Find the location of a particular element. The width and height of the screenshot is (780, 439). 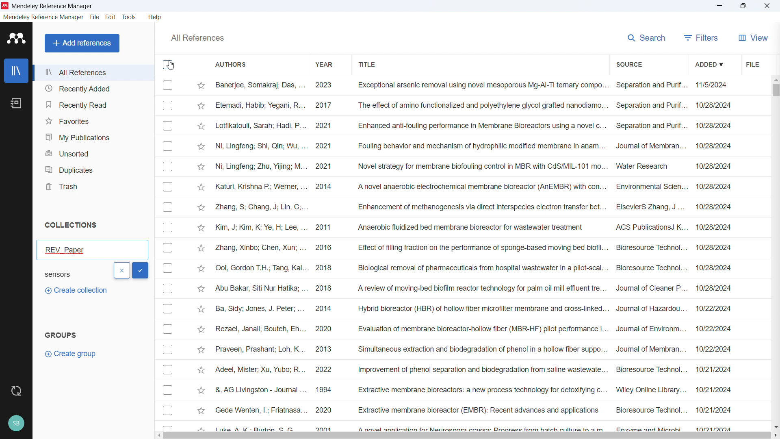

Select respective publication is located at coordinates (168, 187).